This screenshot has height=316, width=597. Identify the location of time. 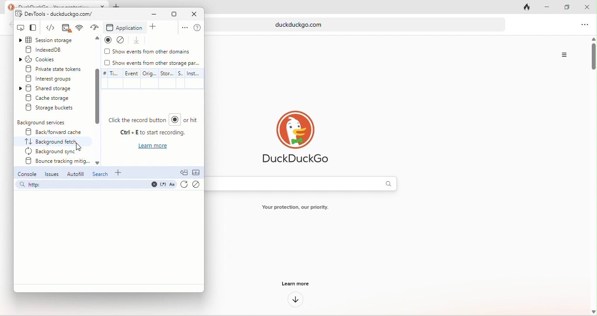
(110, 79).